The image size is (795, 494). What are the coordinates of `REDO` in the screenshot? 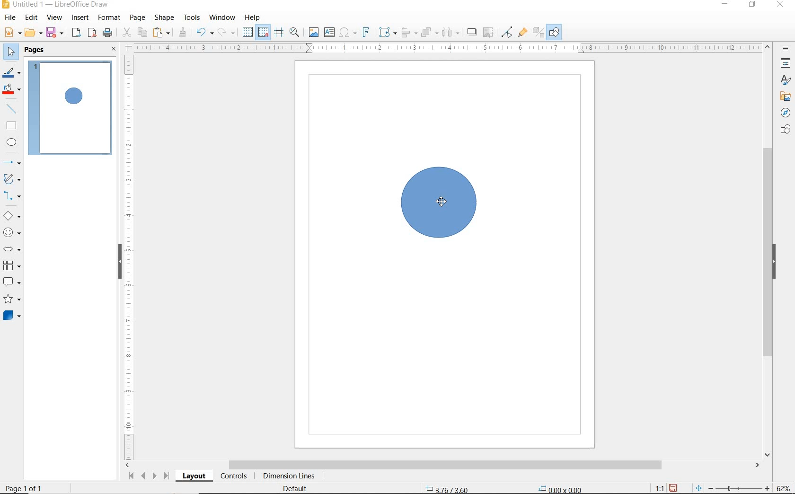 It's located at (227, 32).